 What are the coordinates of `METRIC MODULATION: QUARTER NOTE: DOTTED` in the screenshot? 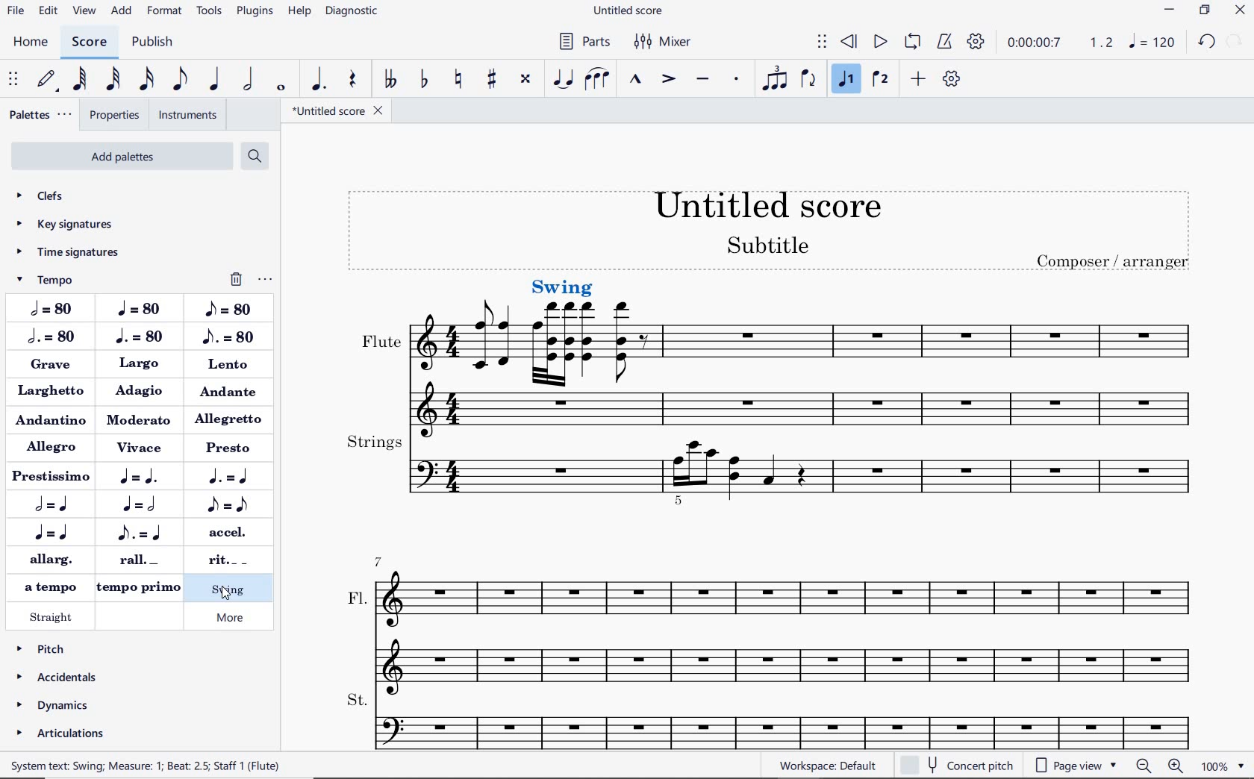 It's located at (143, 479).